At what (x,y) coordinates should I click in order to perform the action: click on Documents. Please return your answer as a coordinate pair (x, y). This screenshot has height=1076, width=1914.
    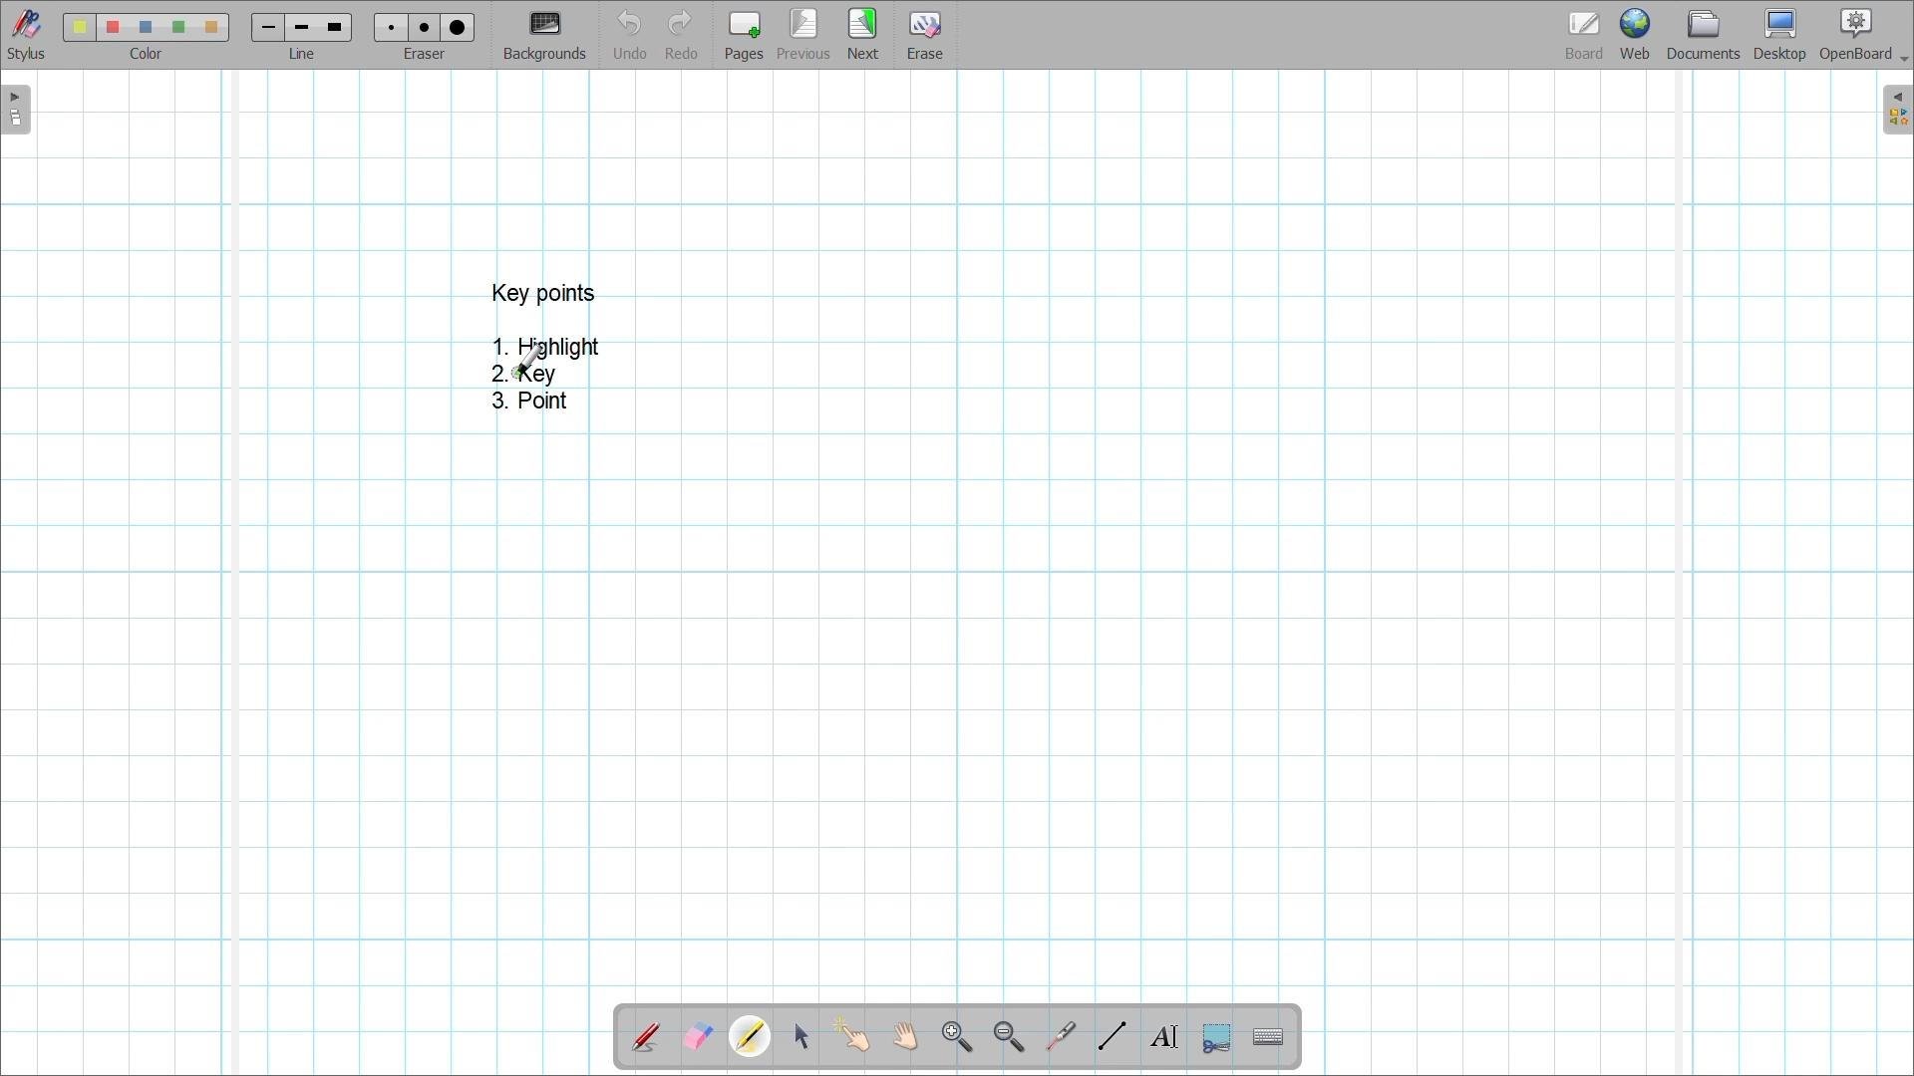
    Looking at the image, I should click on (1704, 35).